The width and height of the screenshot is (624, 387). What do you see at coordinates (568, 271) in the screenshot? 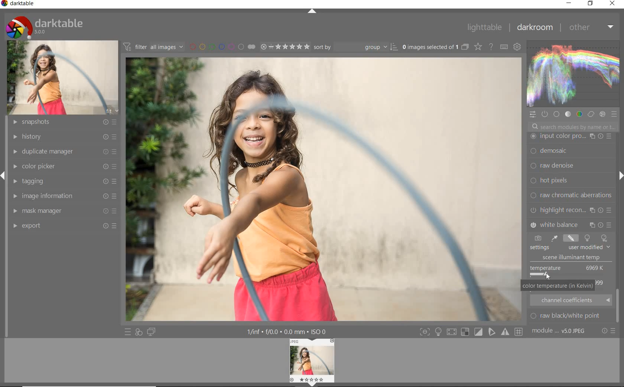
I see `TEMPERATURE` at bounding box center [568, 271].